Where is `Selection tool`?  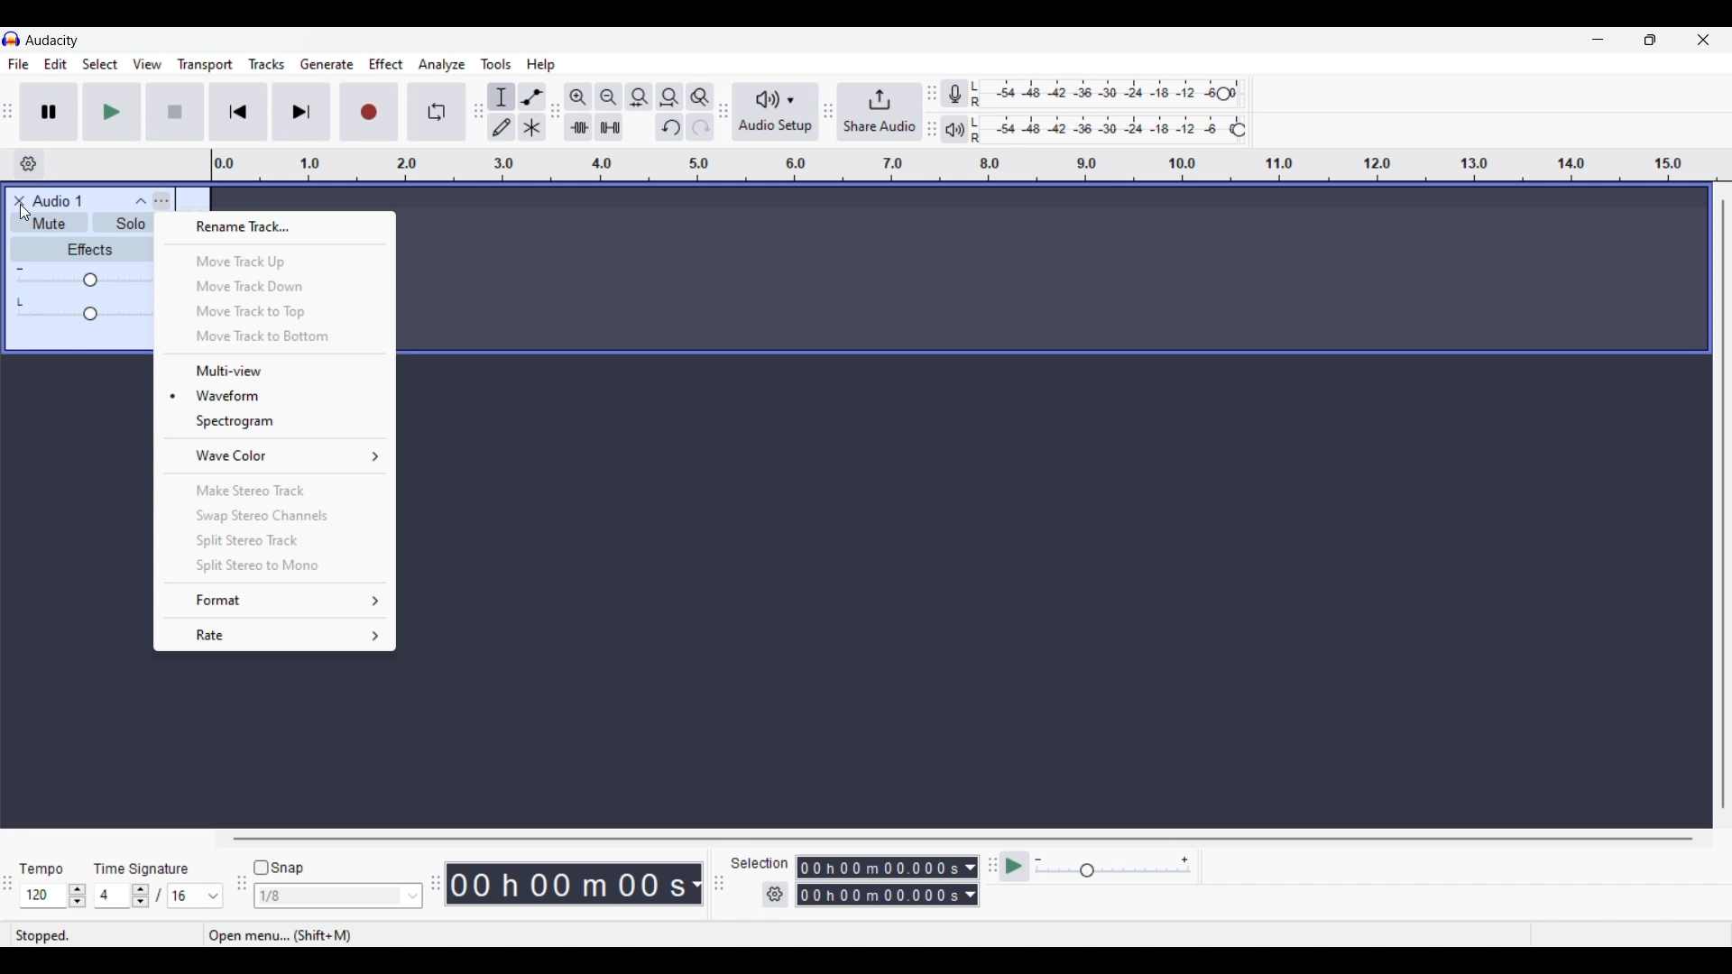
Selection tool is located at coordinates (502, 96).